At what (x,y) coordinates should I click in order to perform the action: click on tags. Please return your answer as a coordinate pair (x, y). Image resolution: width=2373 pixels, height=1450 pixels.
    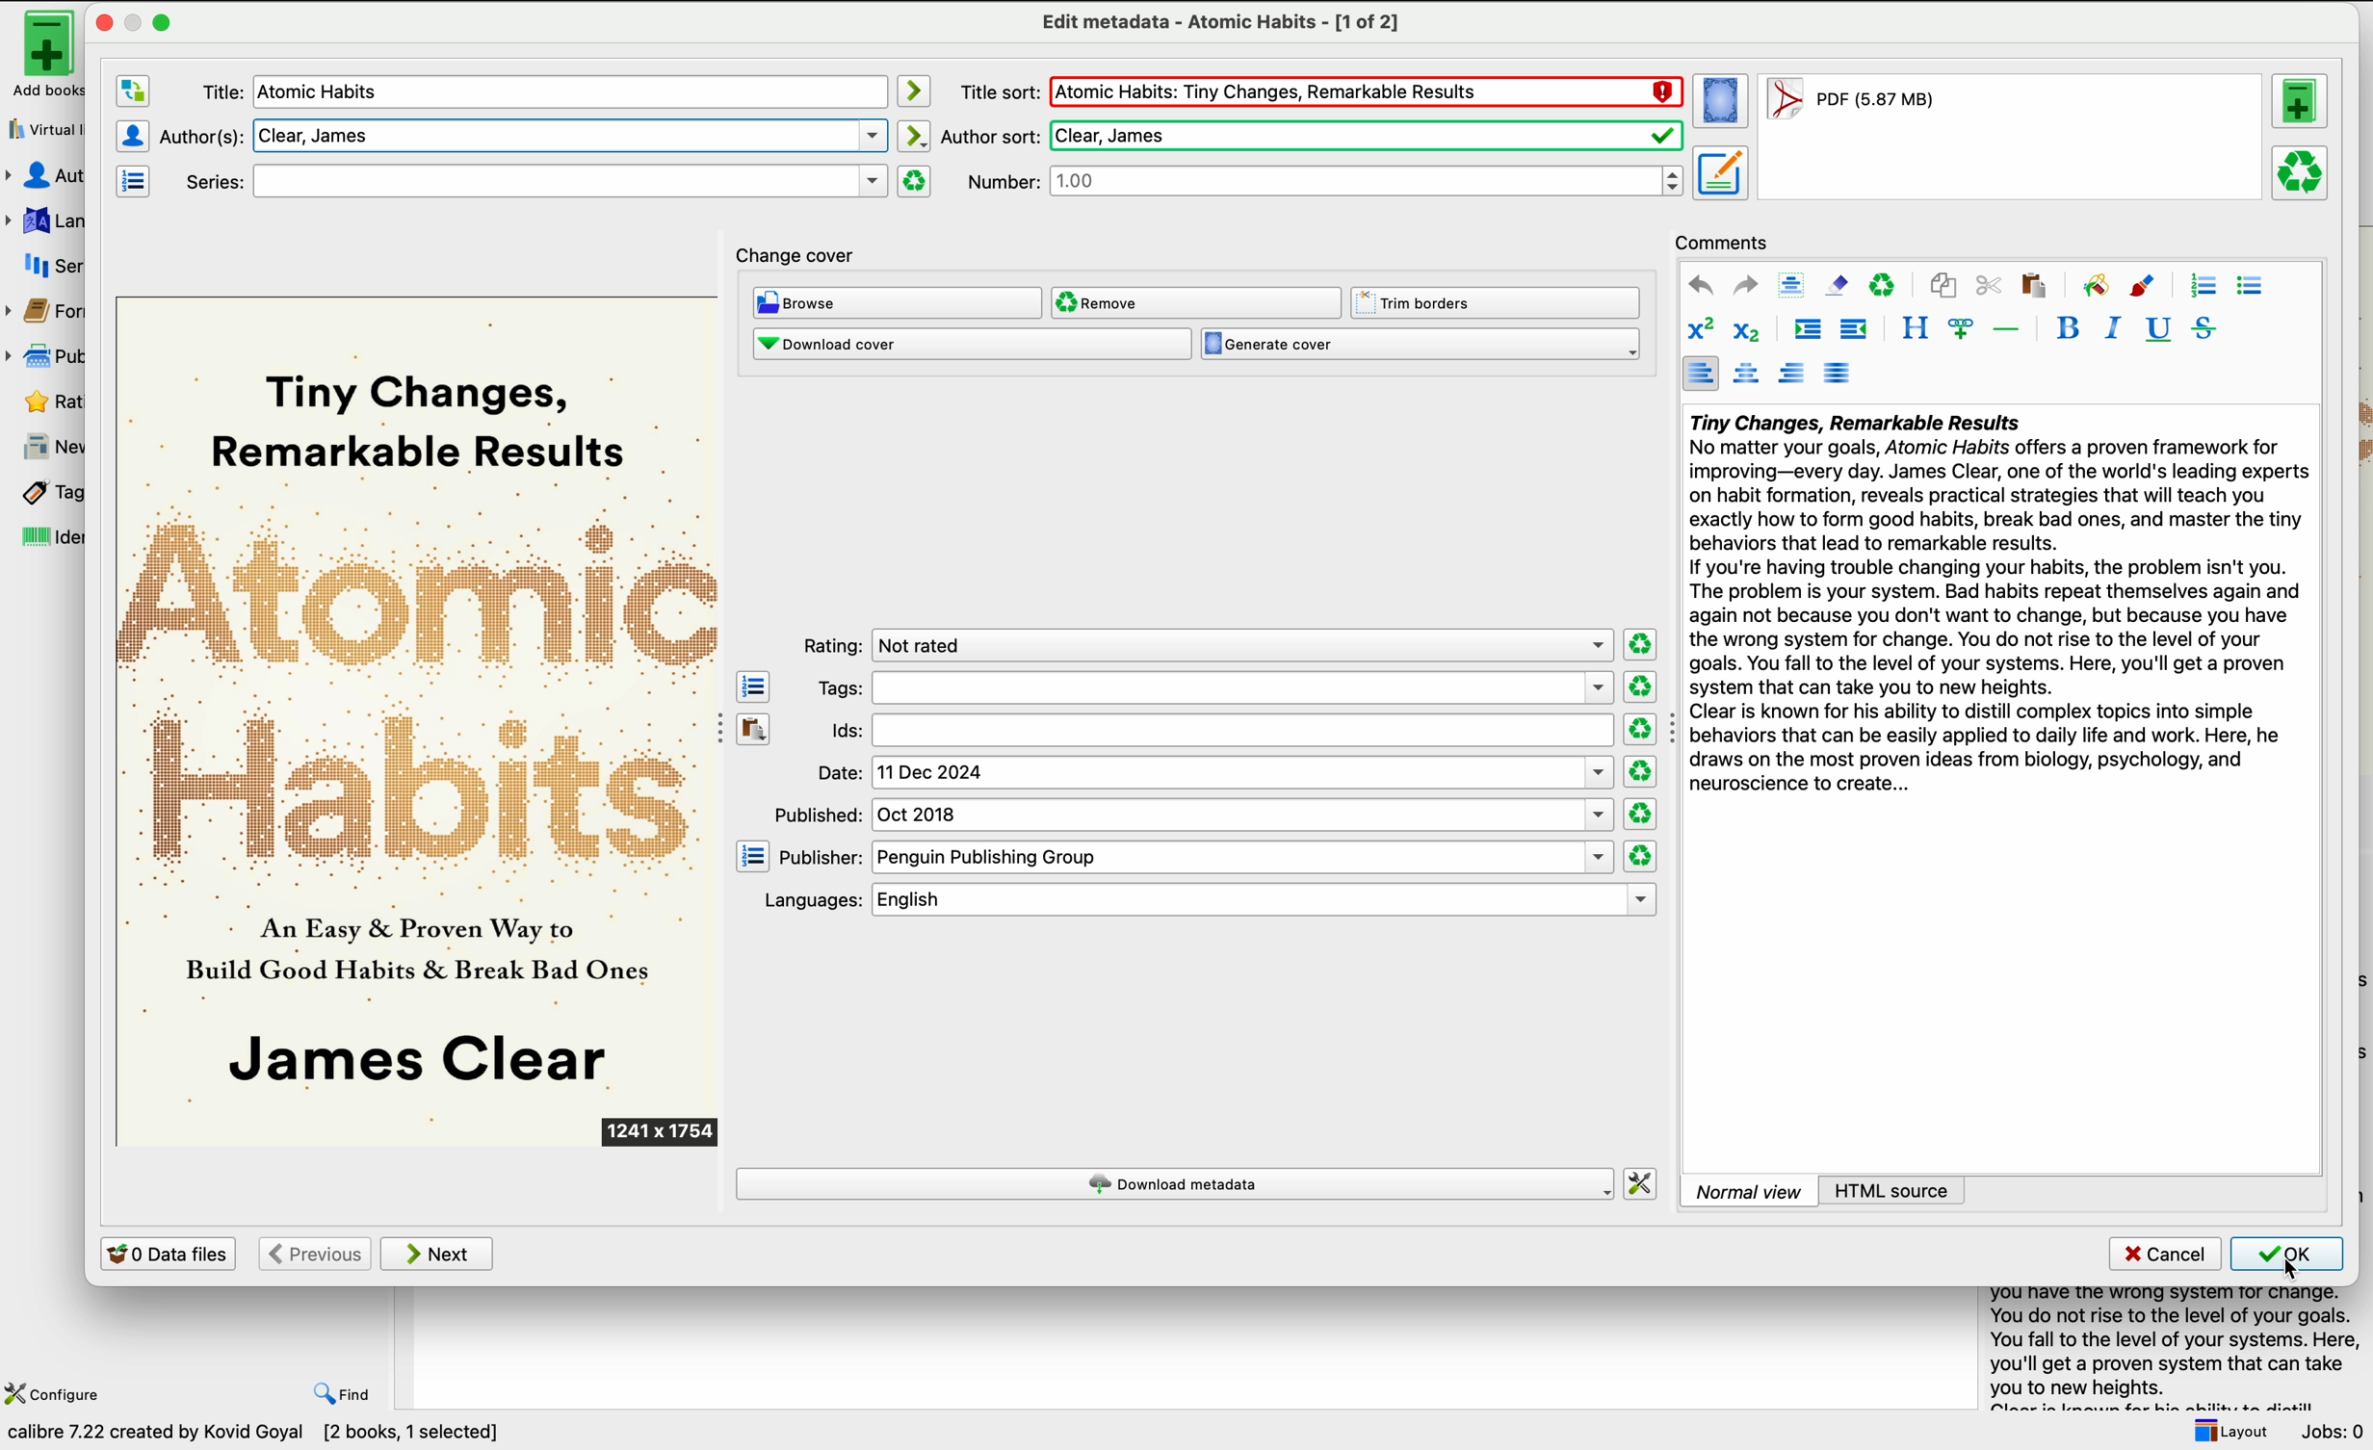
    Looking at the image, I should click on (41, 493).